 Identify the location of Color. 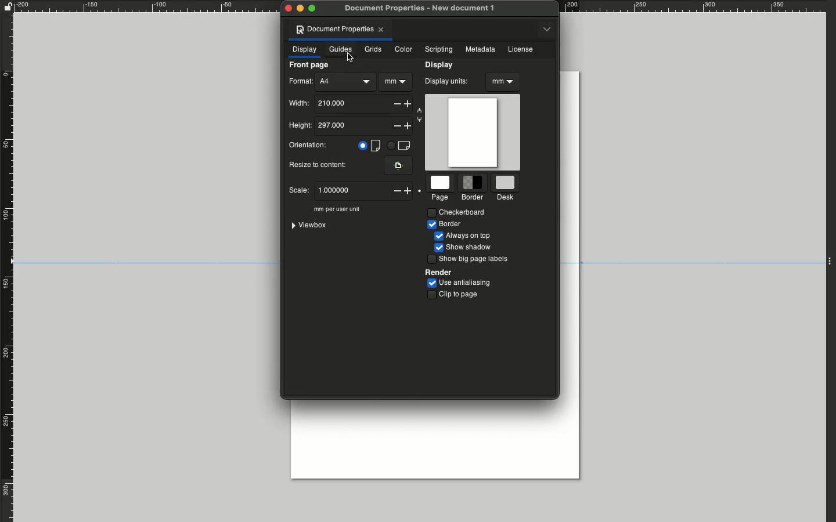
(404, 49).